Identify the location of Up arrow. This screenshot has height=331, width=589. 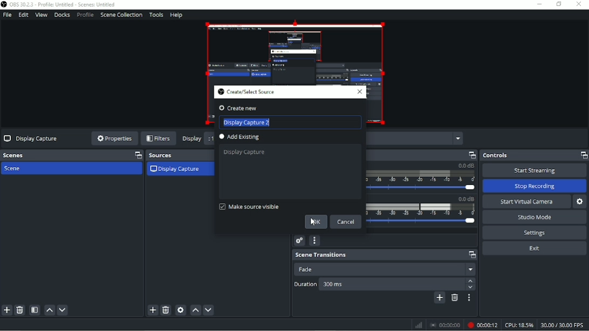
(470, 281).